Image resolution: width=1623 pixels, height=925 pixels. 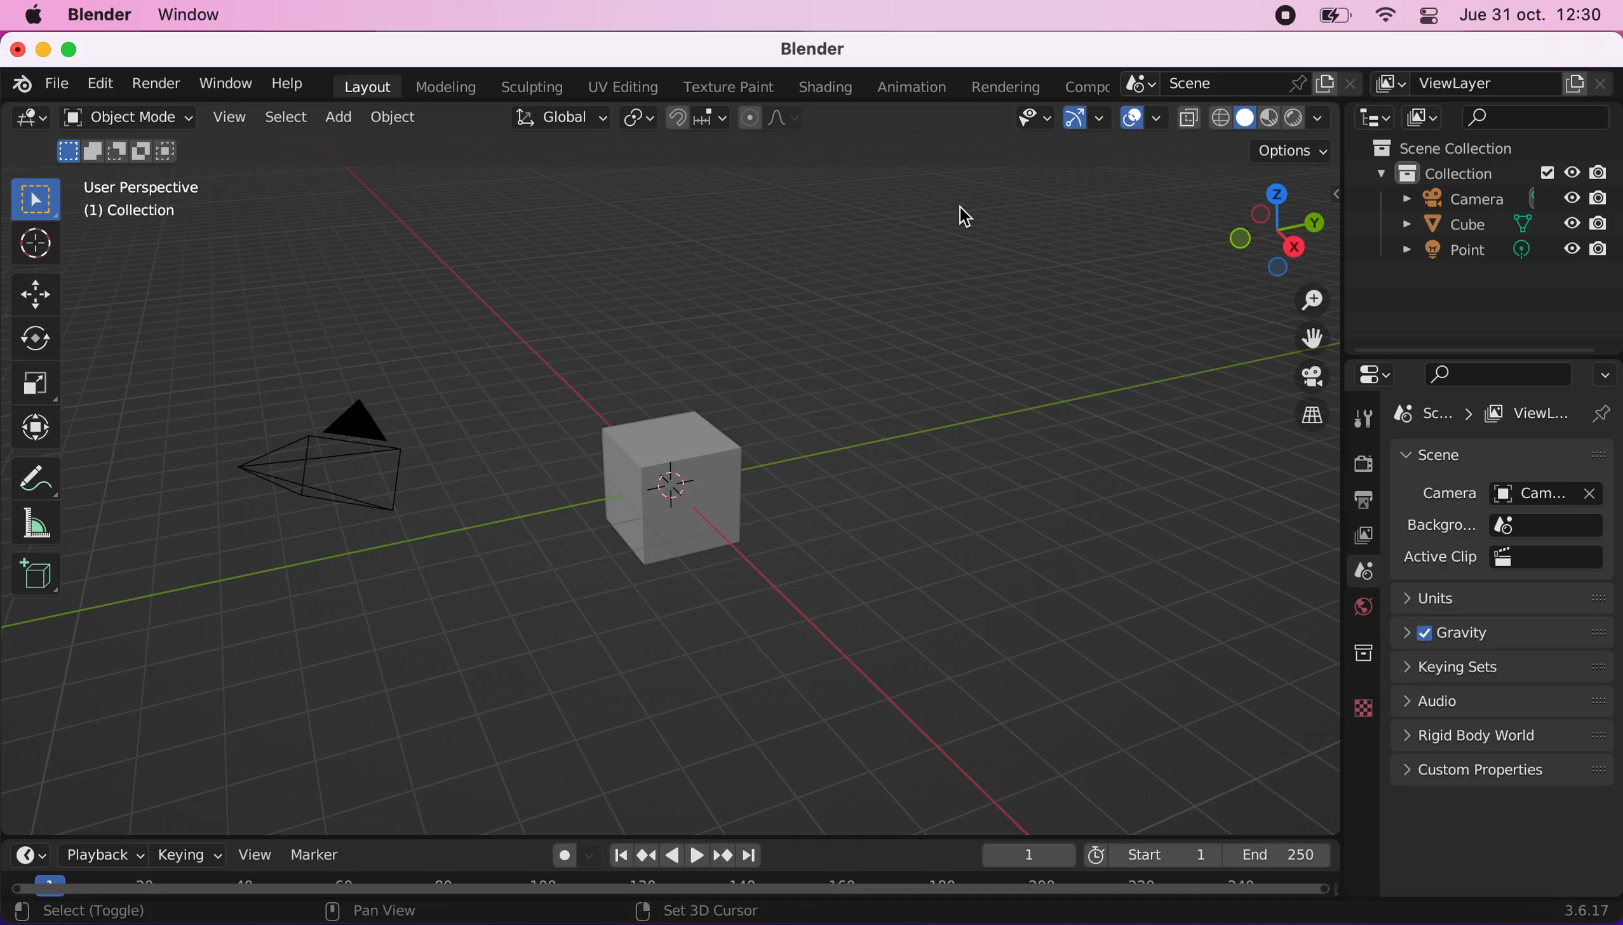 What do you see at coordinates (1304, 339) in the screenshot?
I see `move the view` at bounding box center [1304, 339].